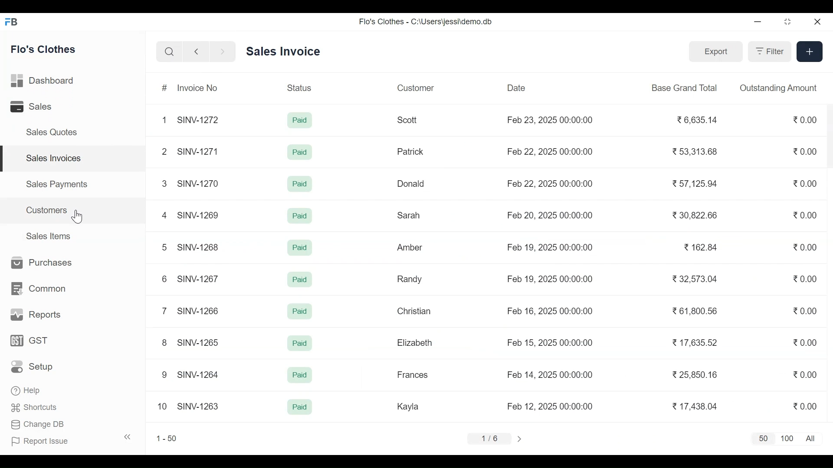  I want to click on Elizabeth, so click(413, 342).